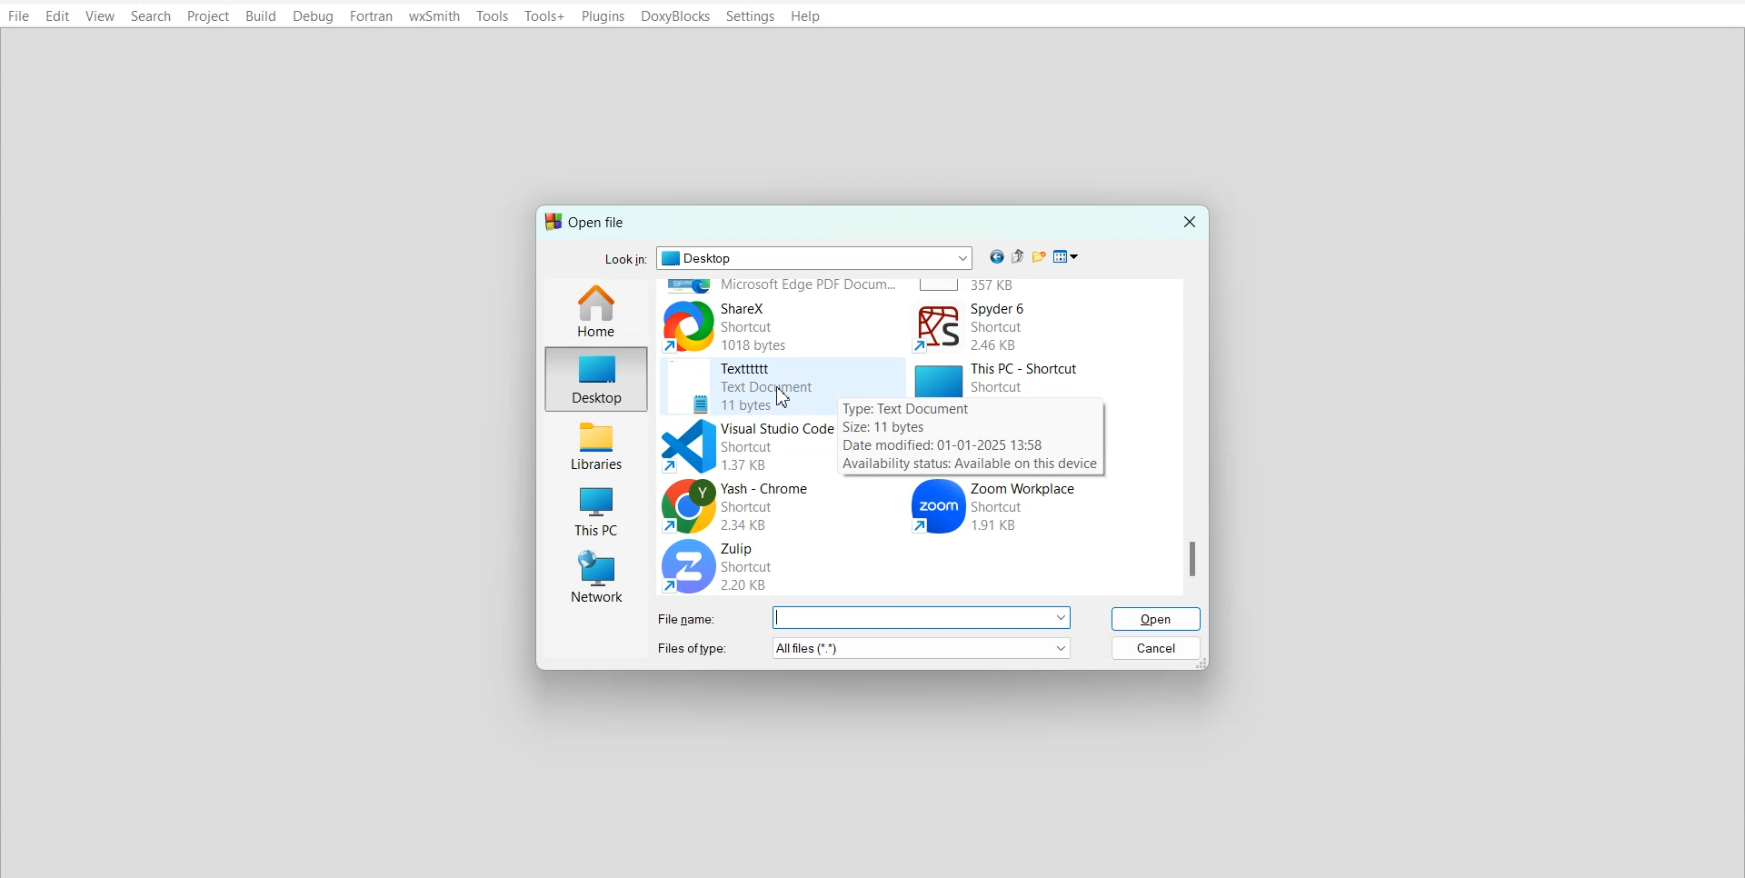  What do you see at coordinates (1192, 560) in the screenshot?
I see `scroll down` at bounding box center [1192, 560].